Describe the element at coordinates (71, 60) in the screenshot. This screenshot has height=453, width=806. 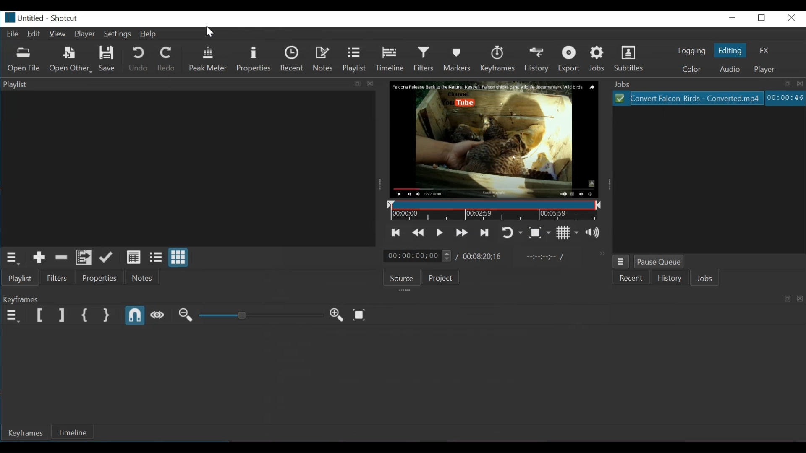
I see `Open Other` at that location.